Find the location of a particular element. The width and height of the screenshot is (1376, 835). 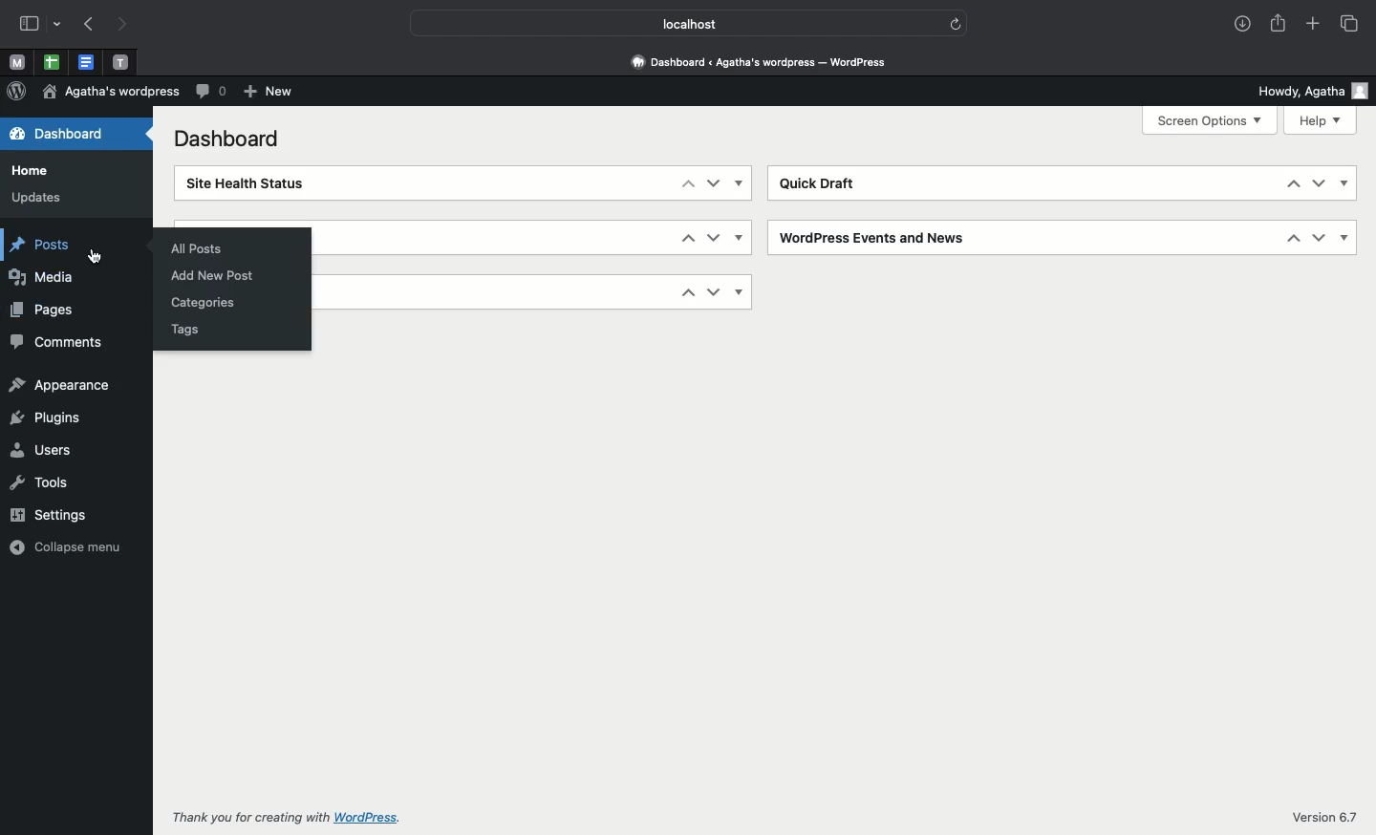

Posts is located at coordinates (51, 248).